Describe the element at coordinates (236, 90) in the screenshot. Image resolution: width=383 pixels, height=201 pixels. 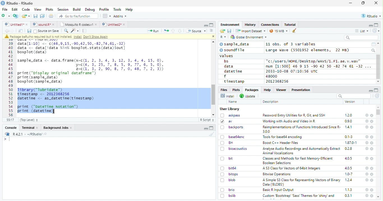
I see `Plots` at that location.